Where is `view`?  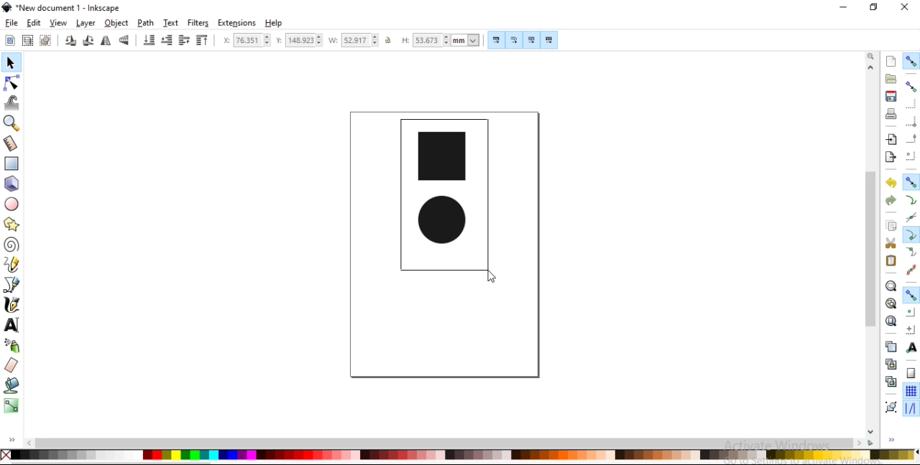
view is located at coordinates (57, 23).